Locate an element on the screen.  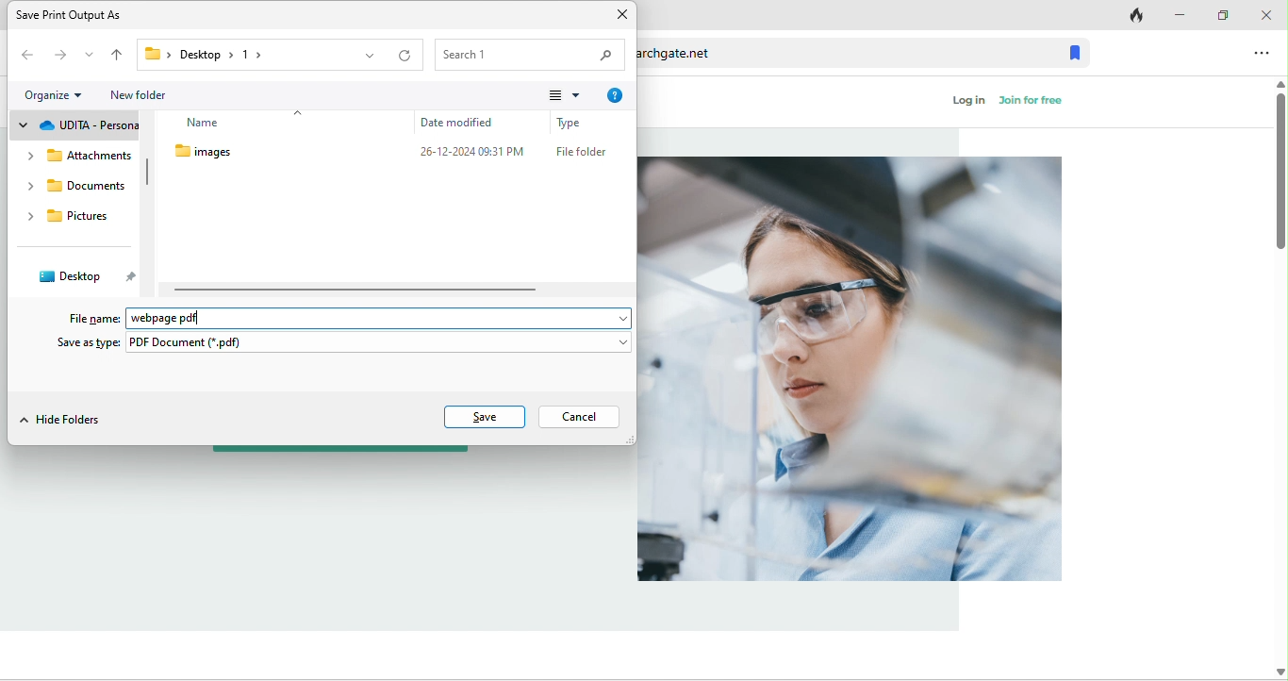
File Folder is located at coordinates (581, 154).